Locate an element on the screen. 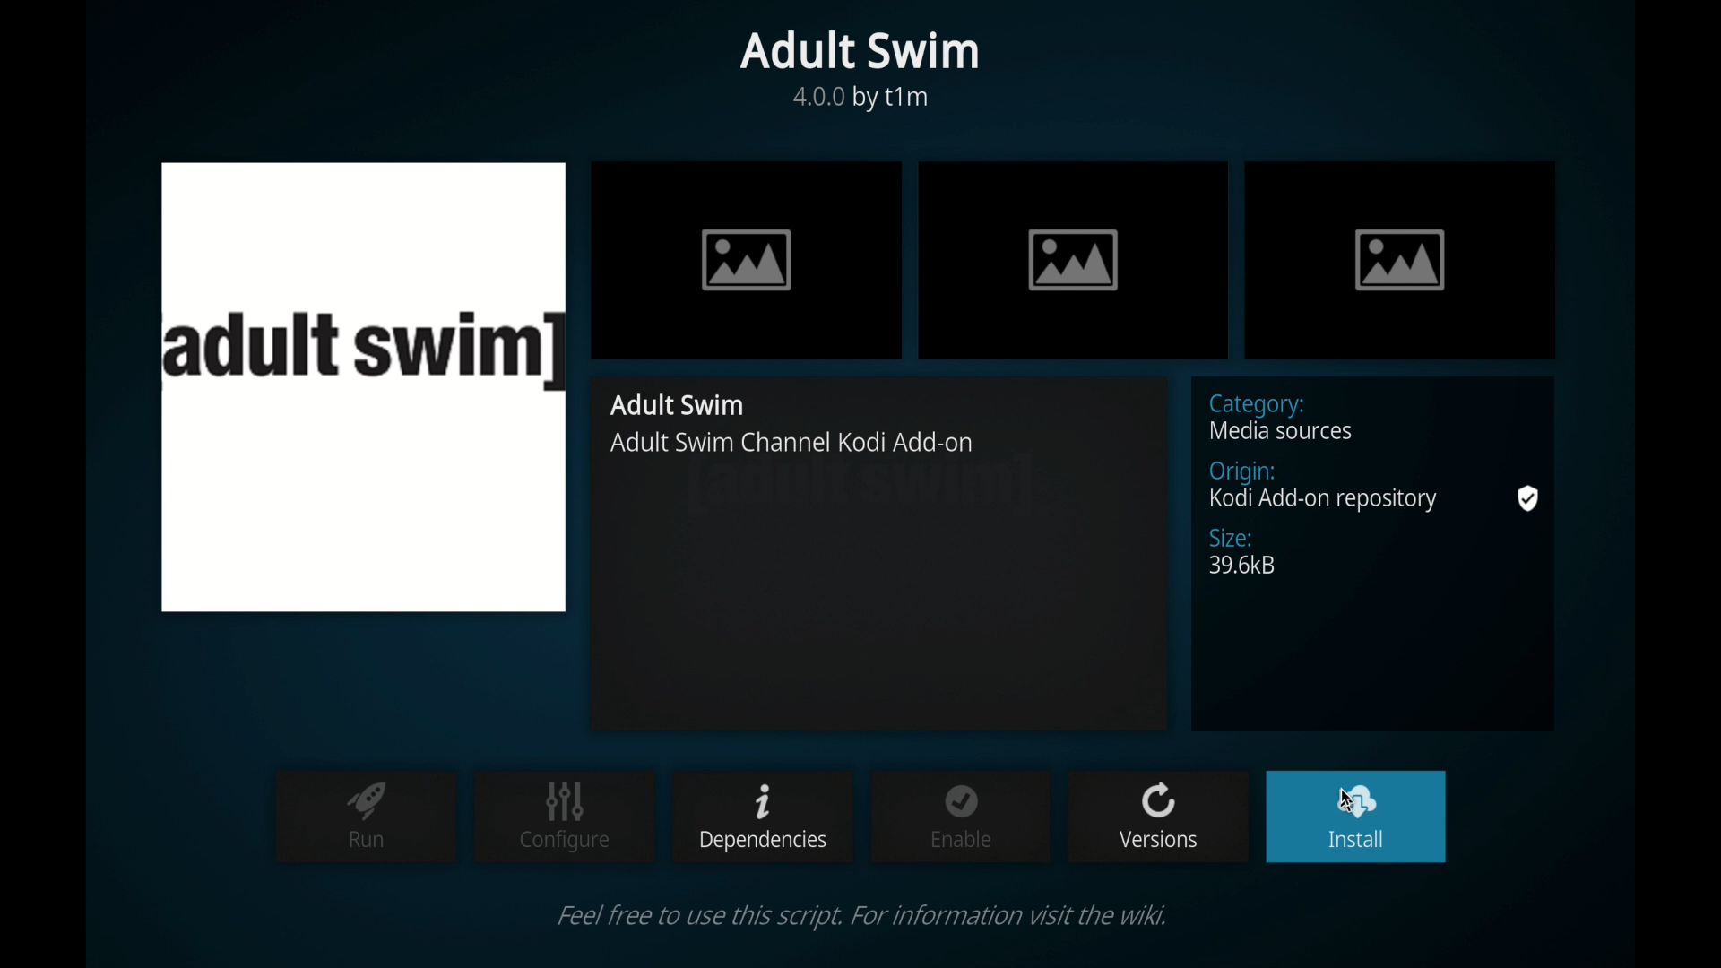 The image size is (1721, 968). dependencies is located at coordinates (759, 816).